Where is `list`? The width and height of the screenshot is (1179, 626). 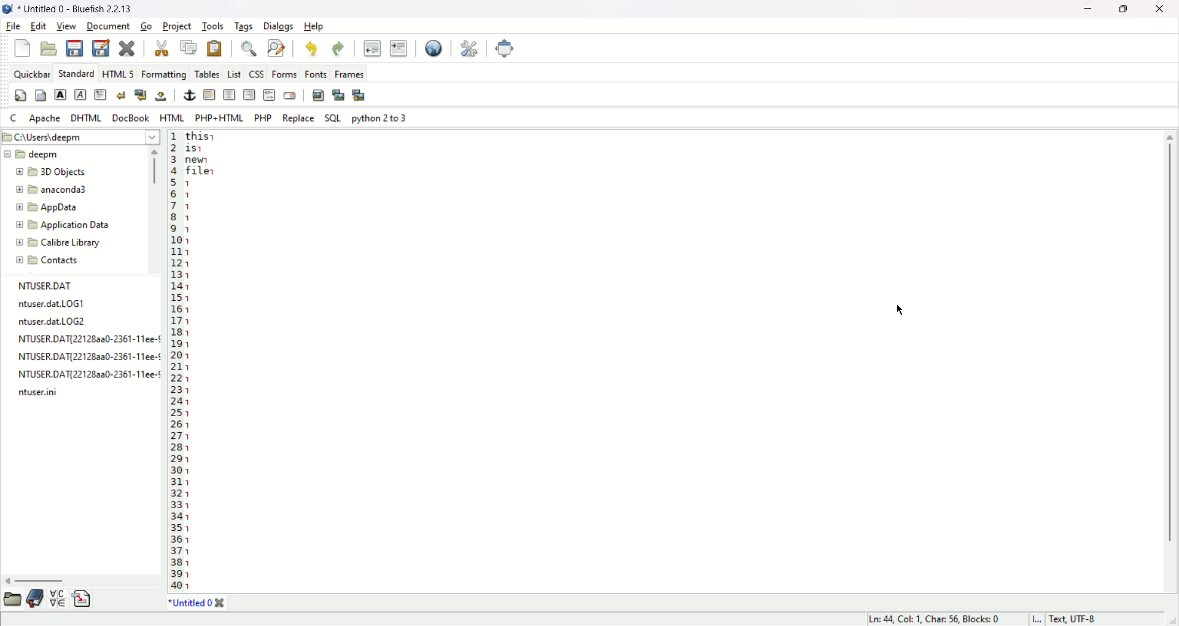 list is located at coordinates (234, 74).